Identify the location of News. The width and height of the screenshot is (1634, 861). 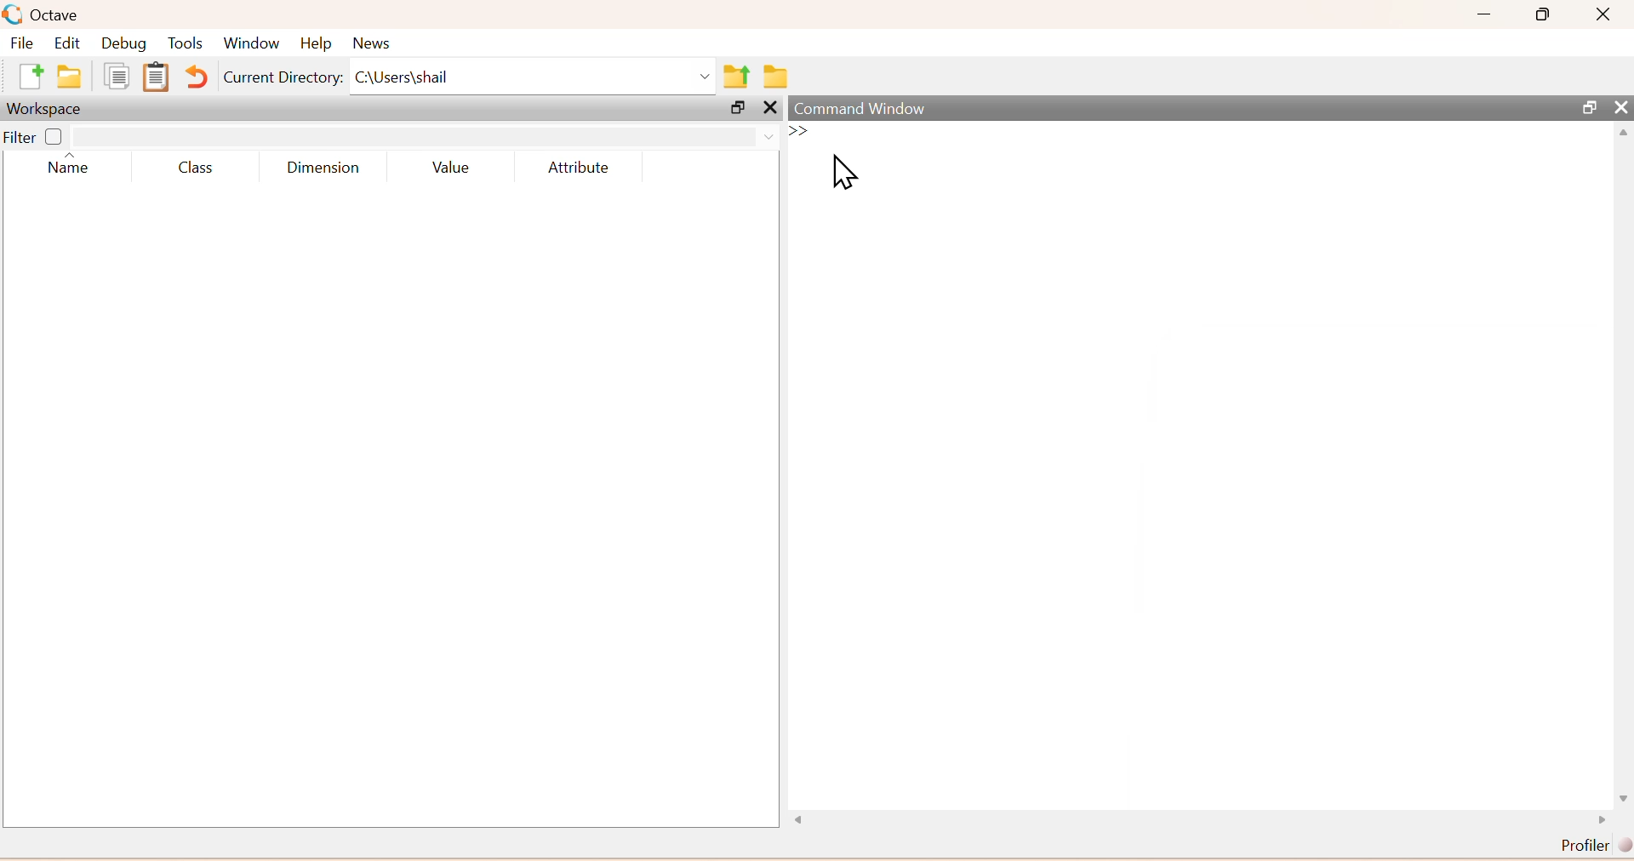
(369, 45).